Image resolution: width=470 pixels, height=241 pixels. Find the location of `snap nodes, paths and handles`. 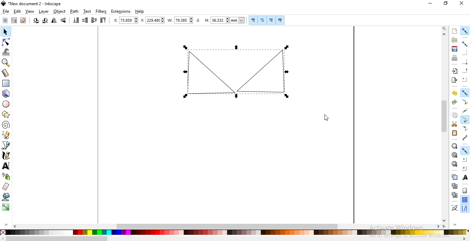

snap nodes, paths and handles is located at coordinates (465, 93).